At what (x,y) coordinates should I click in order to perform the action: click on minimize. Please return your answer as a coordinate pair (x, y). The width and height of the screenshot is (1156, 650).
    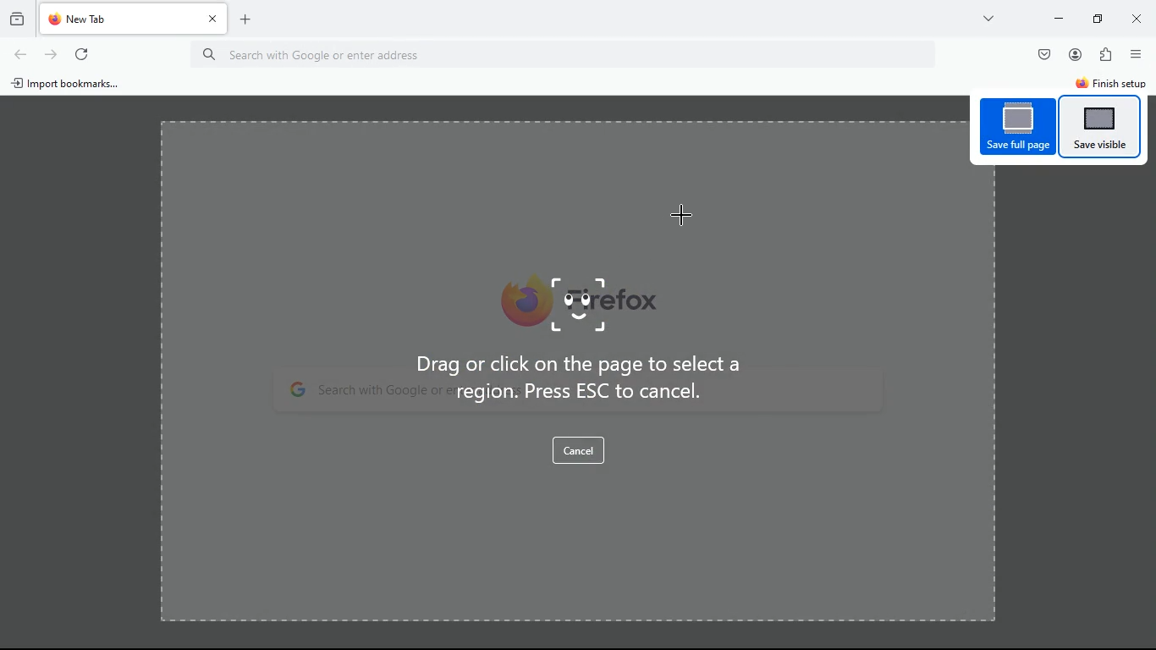
    Looking at the image, I should click on (1056, 19).